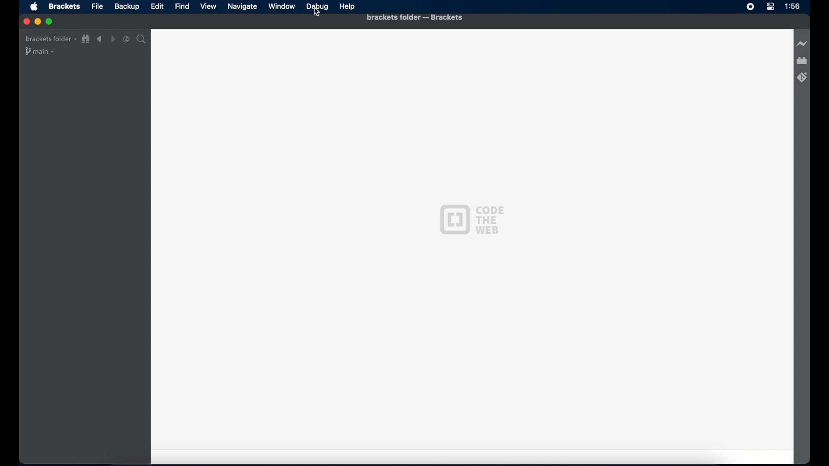  Describe the element at coordinates (801, 44) in the screenshot. I see `live preview` at that location.